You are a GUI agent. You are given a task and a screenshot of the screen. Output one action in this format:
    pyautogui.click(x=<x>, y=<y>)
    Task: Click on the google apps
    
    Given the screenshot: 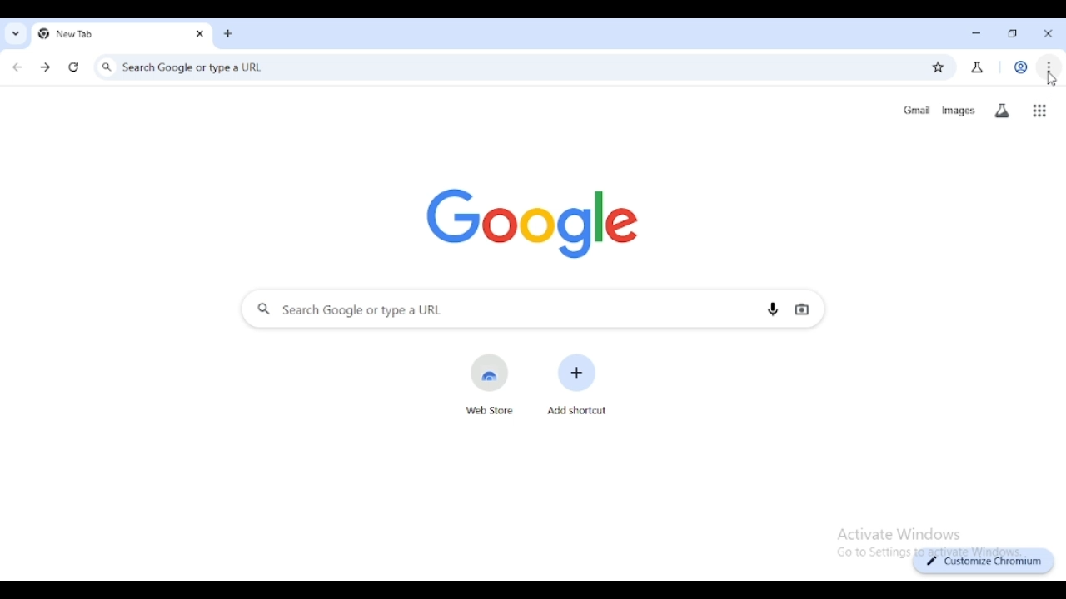 What is the action you would take?
    pyautogui.click(x=1040, y=111)
    